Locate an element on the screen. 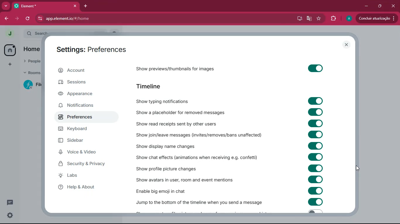 This screenshot has height=224, width=400. toggle on  is located at coordinates (315, 112).